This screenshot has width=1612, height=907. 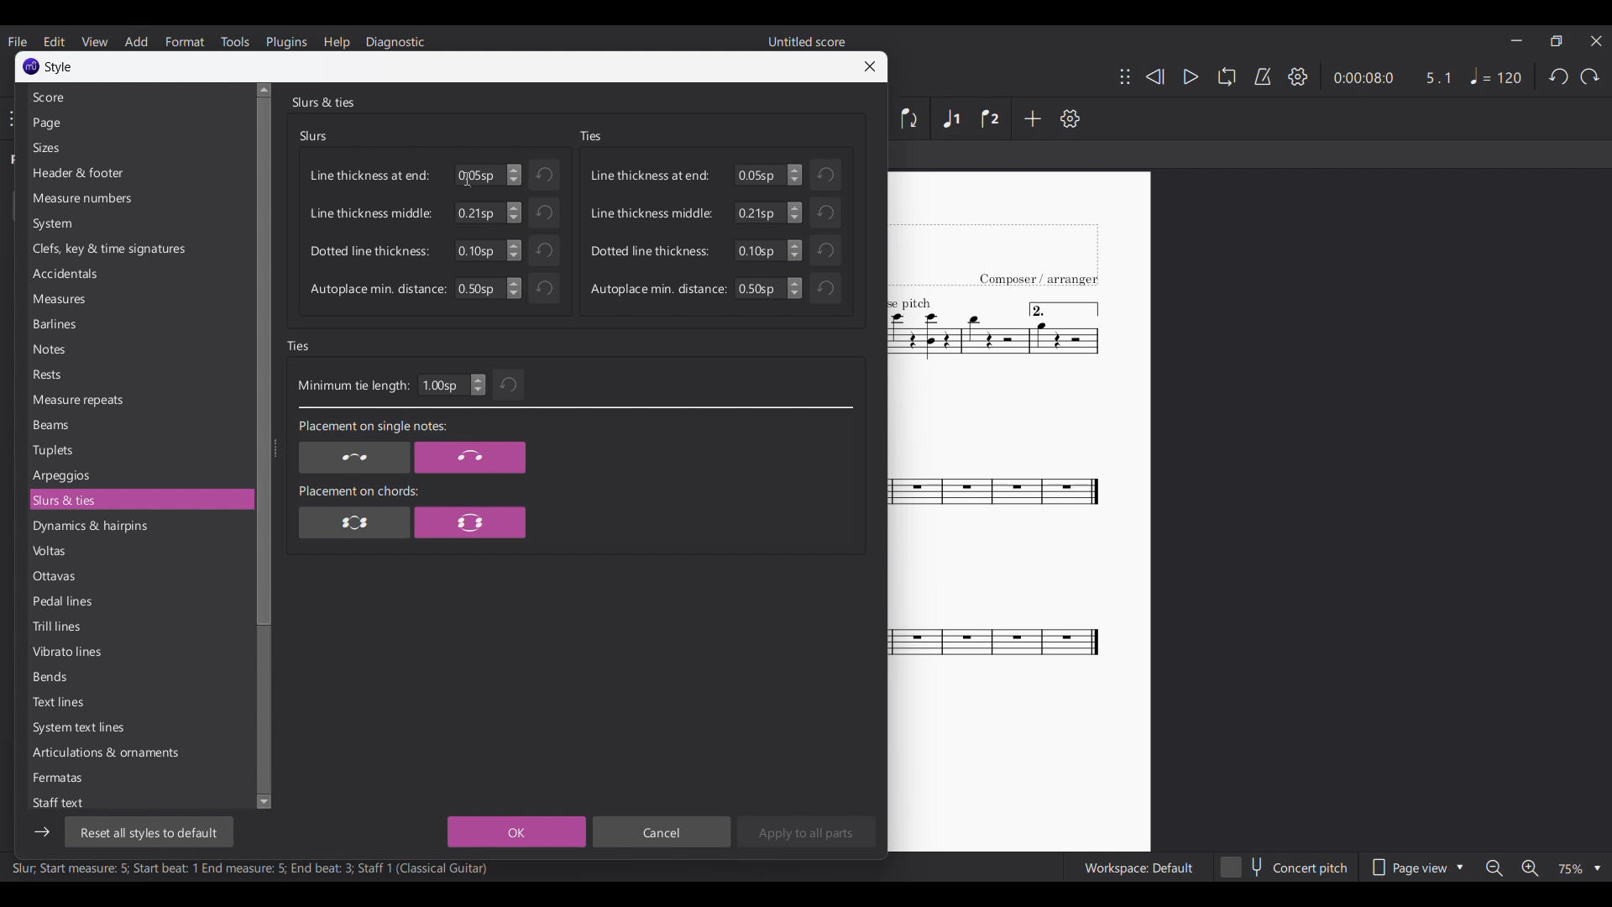 I want to click on Undo, so click(x=1558, y=76).